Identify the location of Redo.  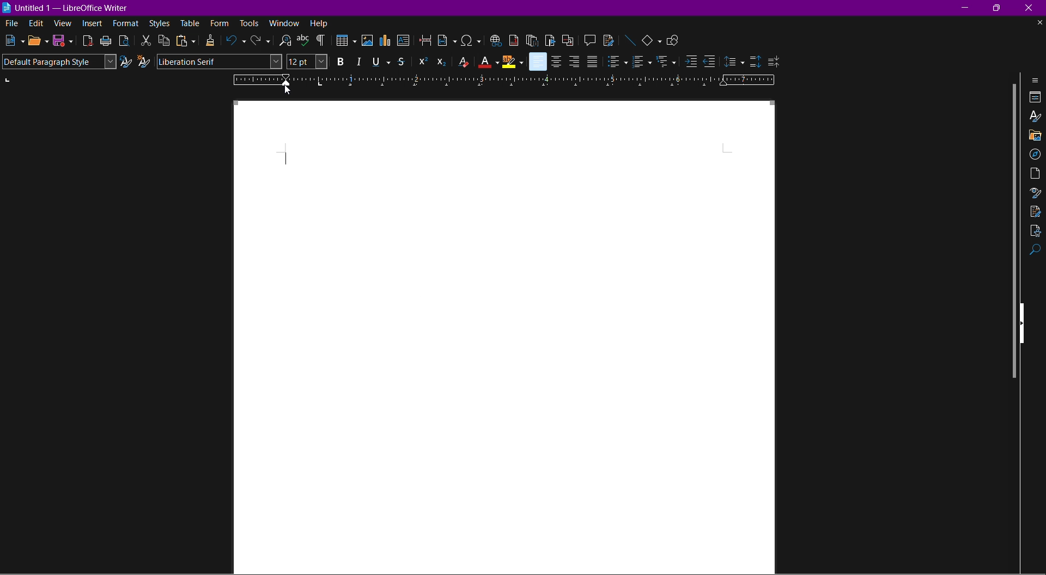
(260, 42).